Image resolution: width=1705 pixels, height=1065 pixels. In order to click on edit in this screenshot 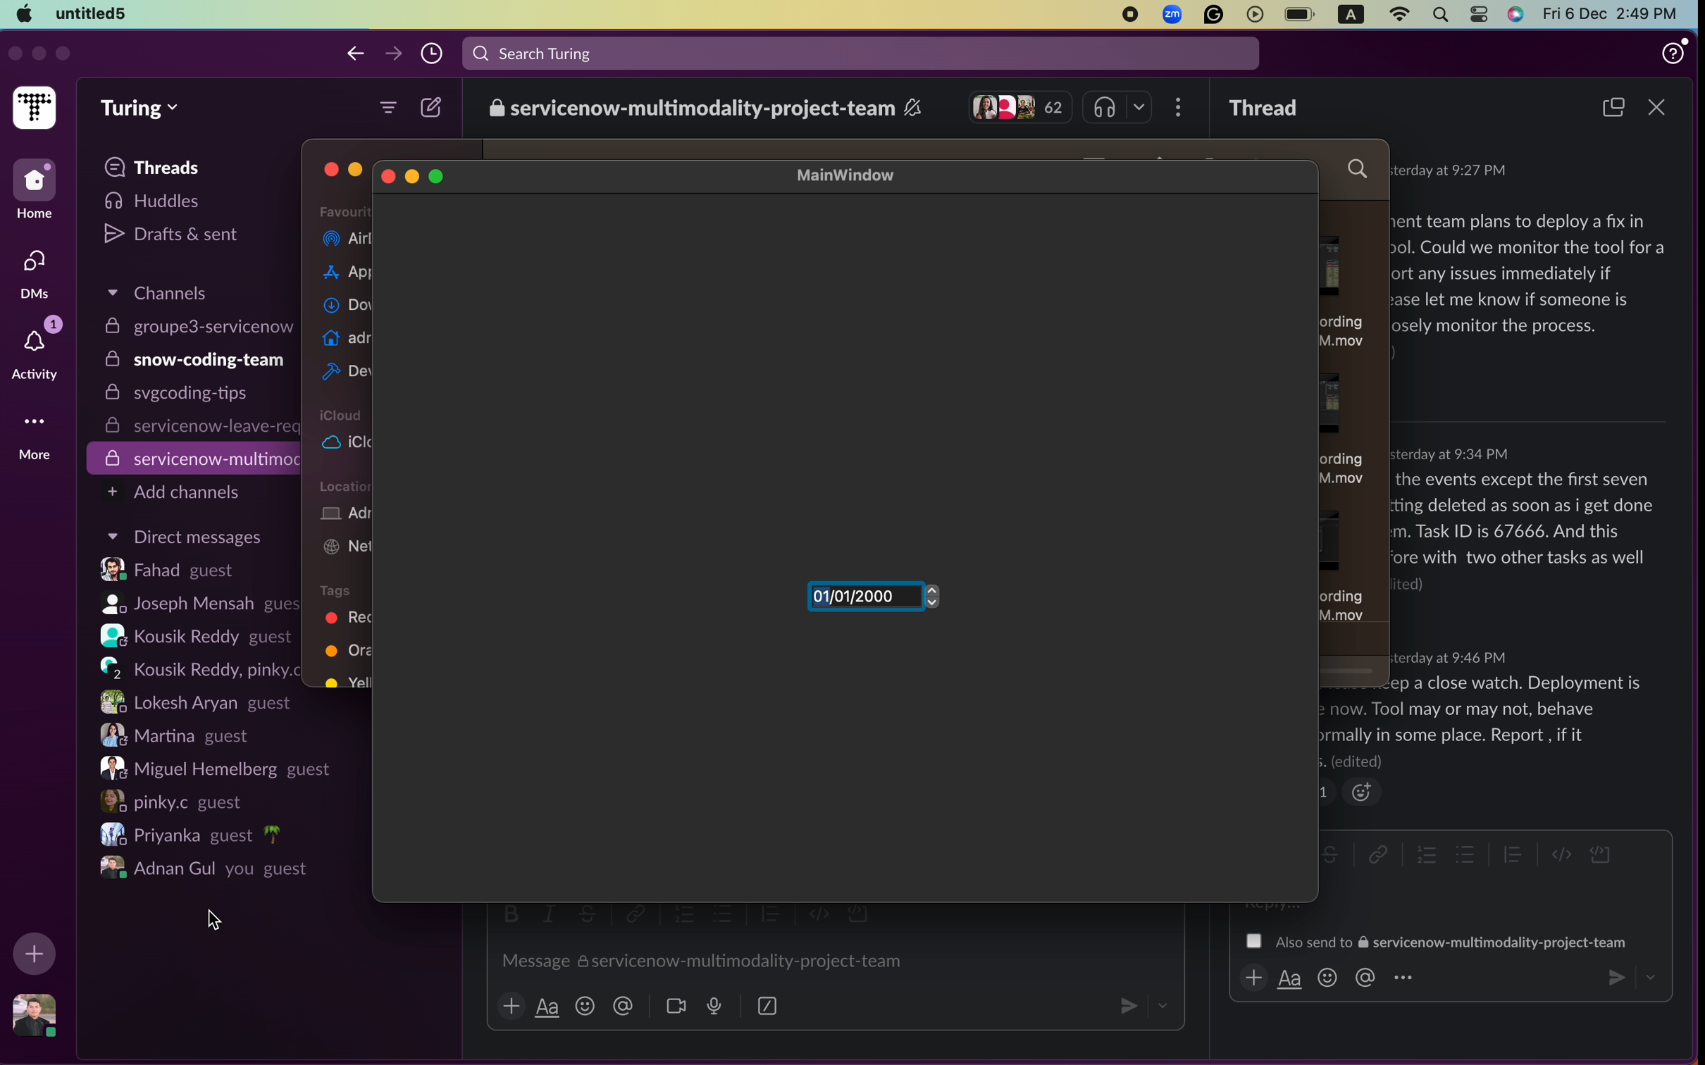, I will do `click(433, 105)`.